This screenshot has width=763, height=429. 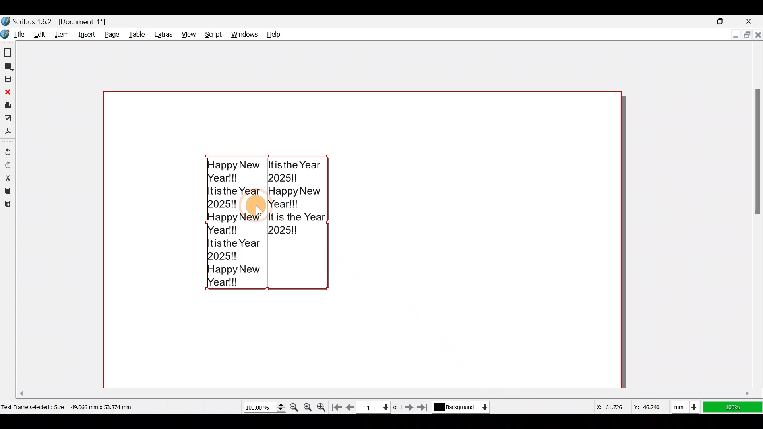 What do you see at coordinates (55, 21) in the screenshot?
I see `Scribus 1.6.2` at bounding box center [55, 21].